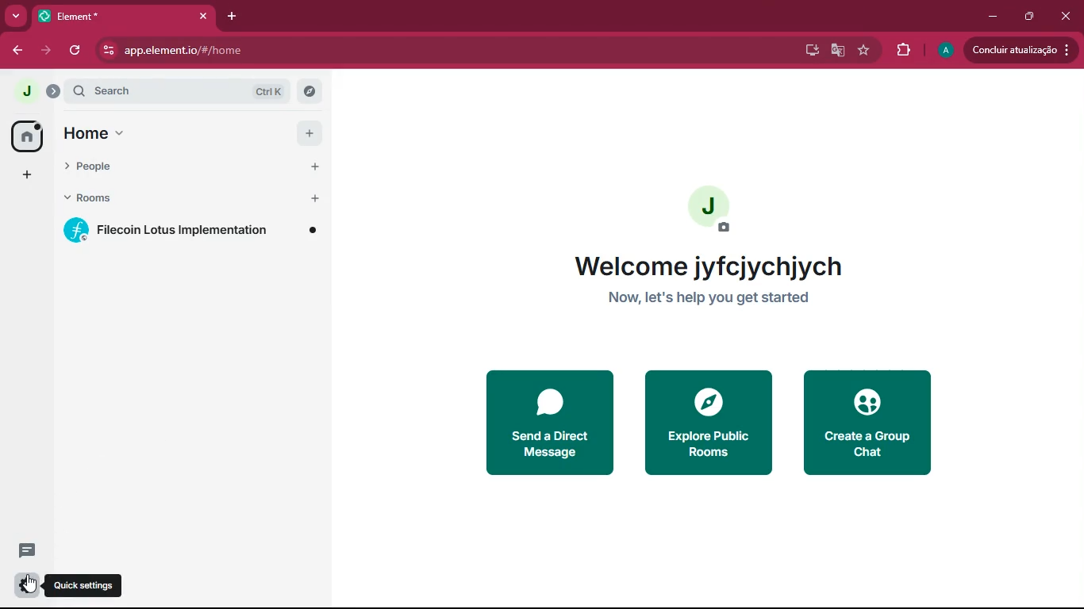  I want to click on rooms, so click(192, 198).